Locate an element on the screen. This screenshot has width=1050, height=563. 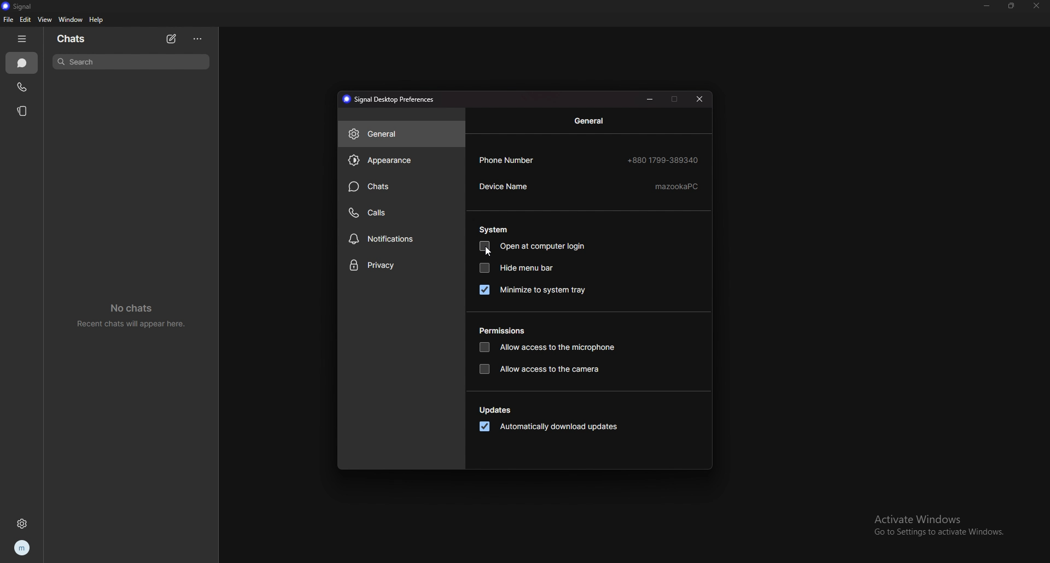
automatically download updates is located at coordinates (549, 427).